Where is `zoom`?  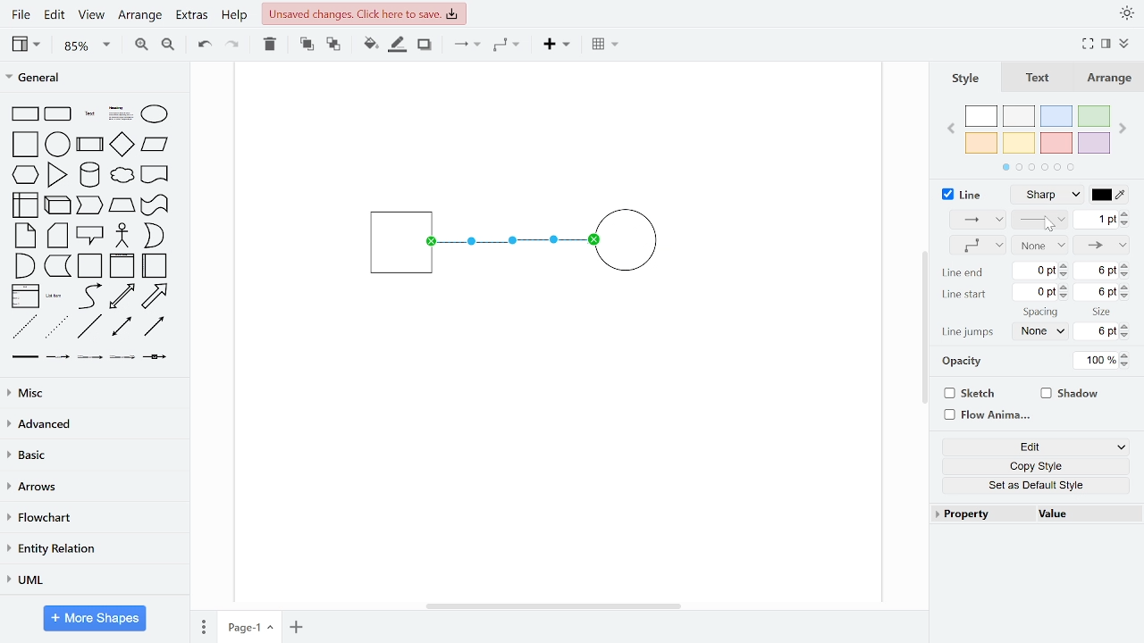 zoom is located at coordinates (88, 45).